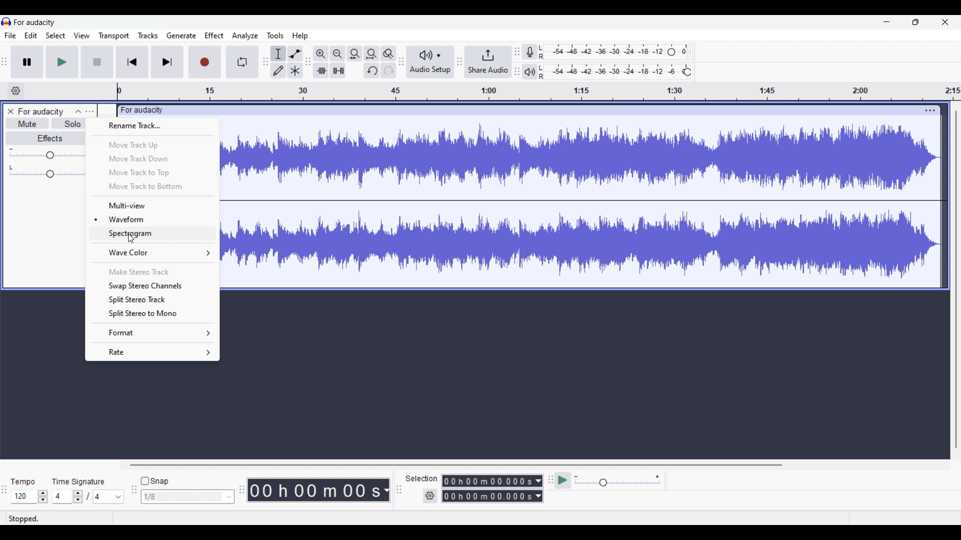 The height and width of the screenshot is (540, 961). Describe the element at coordinates (278, 70) in the screenshot. I see `Draw tool` at that location.